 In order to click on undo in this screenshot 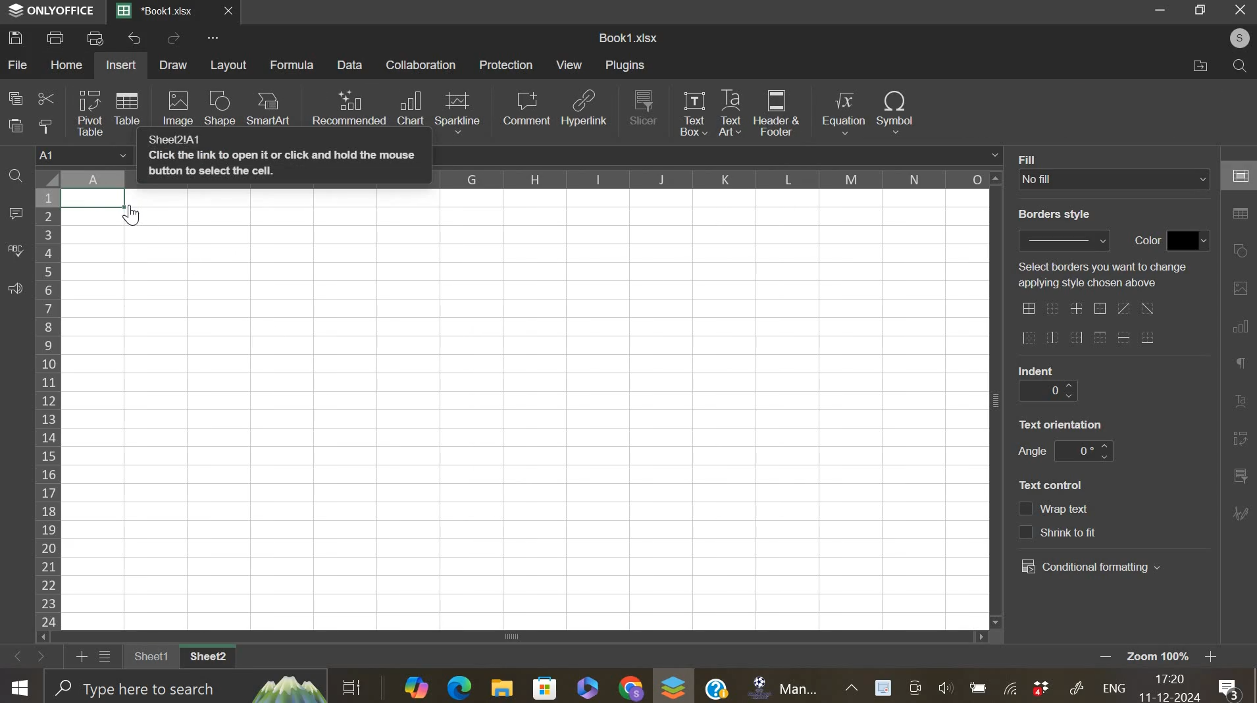, I will do `click(136, 38)`.